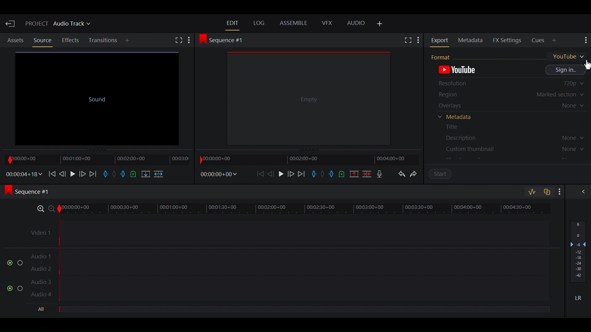  What do you see at coordinates (401, 175) in the screenshot?
I see `Undo` at bounding box center [401, 175].